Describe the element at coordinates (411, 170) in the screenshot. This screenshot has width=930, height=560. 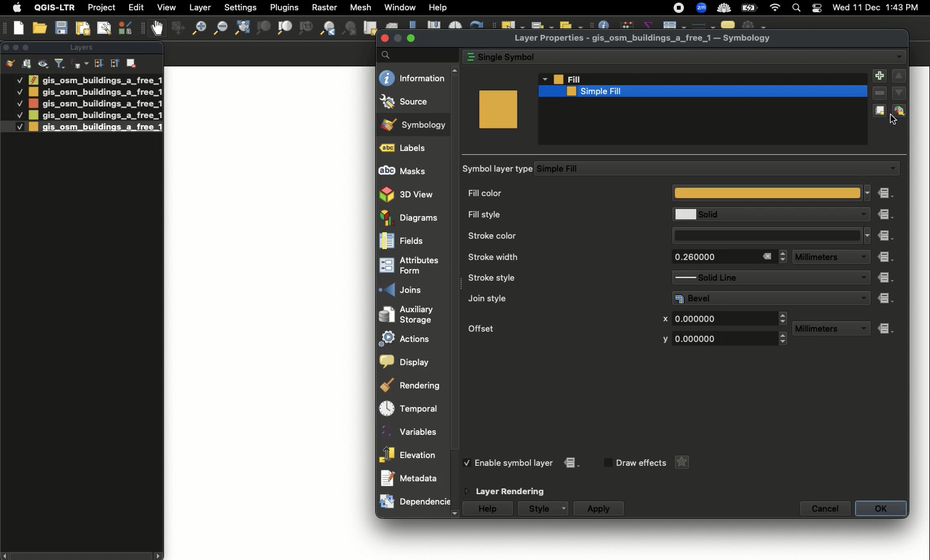
I see `Masks` at that location.